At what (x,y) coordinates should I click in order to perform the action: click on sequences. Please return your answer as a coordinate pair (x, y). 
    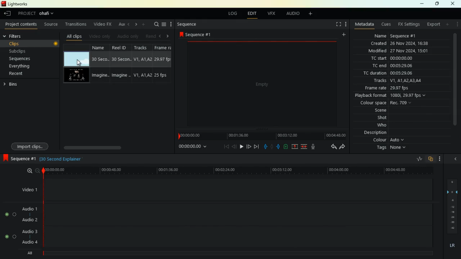
    Looking at the image, I should click on (23, 59).